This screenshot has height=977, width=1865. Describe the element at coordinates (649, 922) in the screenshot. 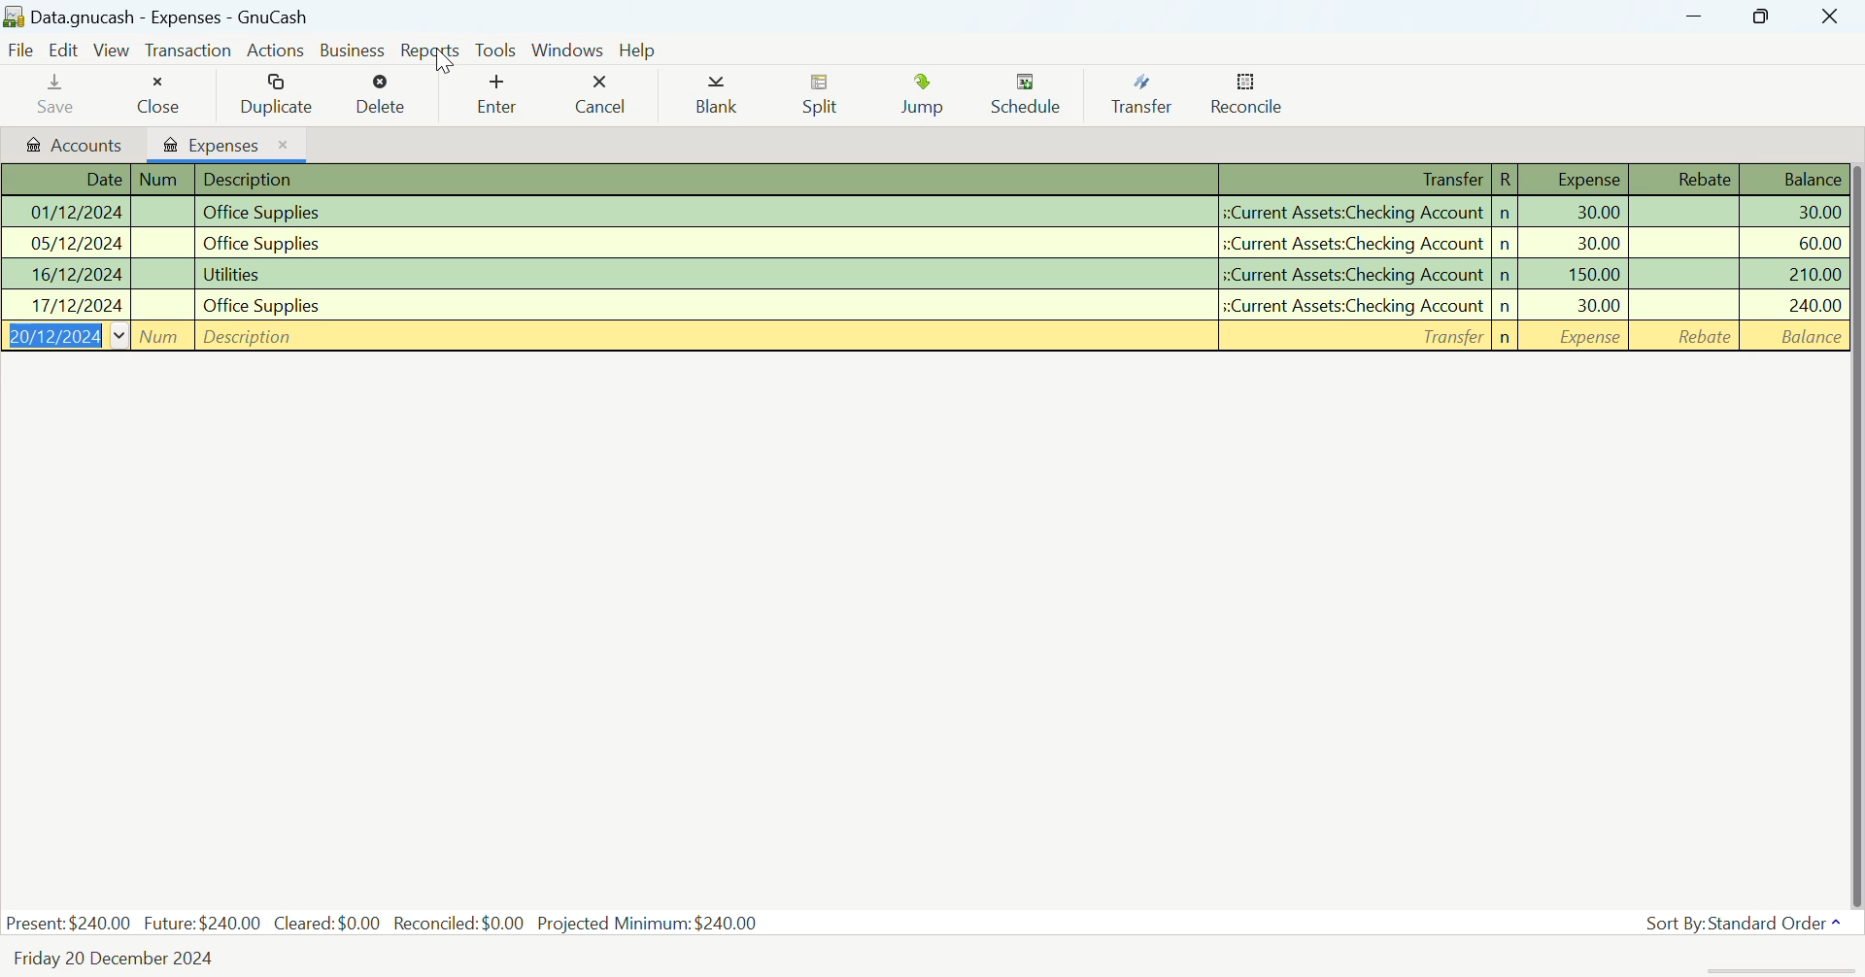

I see `Projected` at that location.